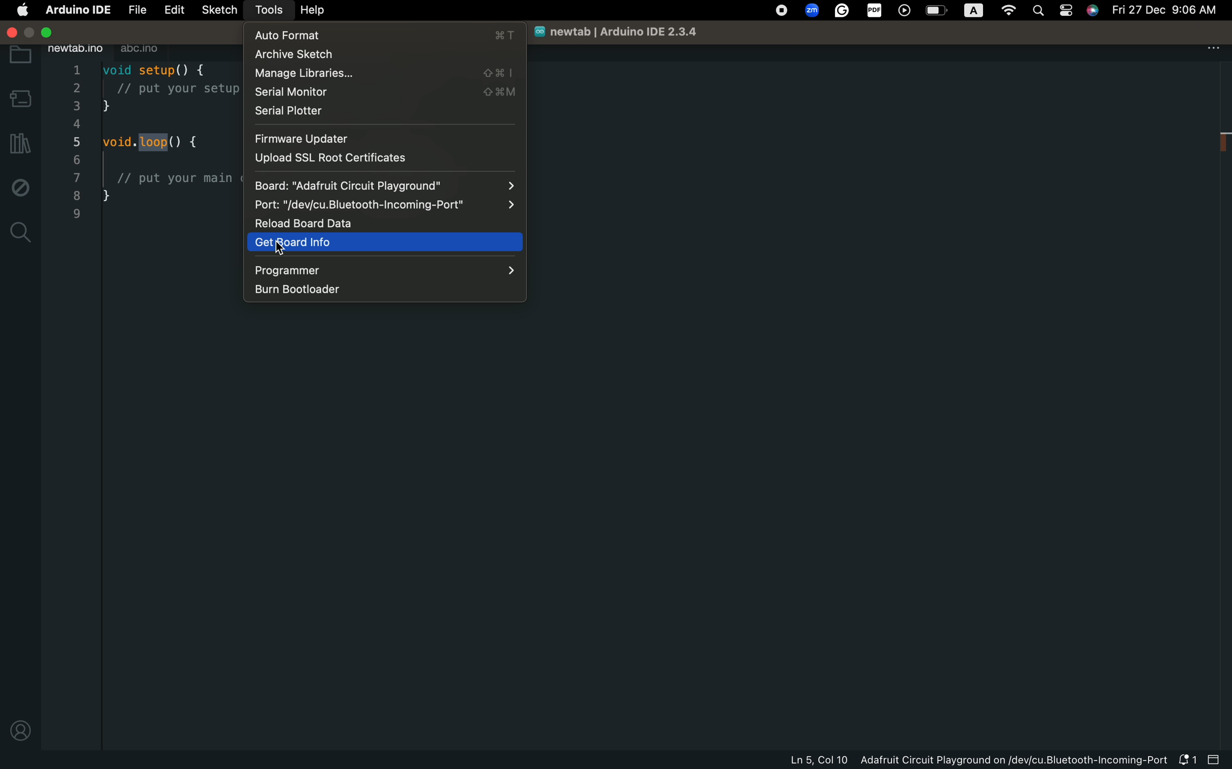  I want to click on line numbers, so click(74, 143).